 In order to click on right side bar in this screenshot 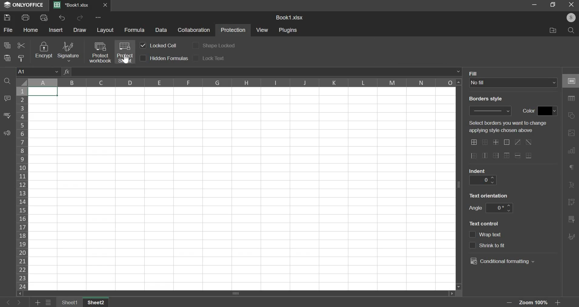, I will do `click(571, 116)`.